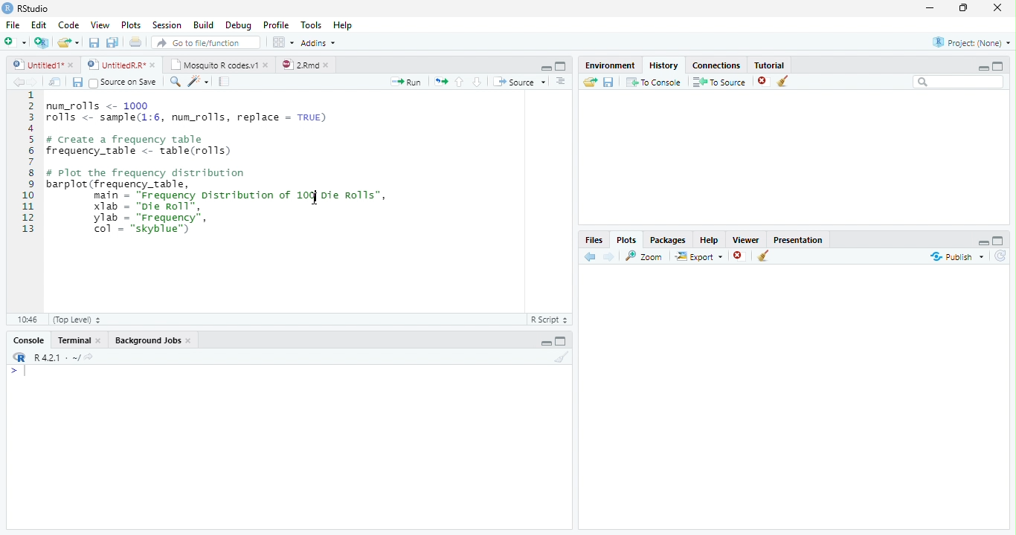  I want to click on Remove selected history, so click(762, 81).